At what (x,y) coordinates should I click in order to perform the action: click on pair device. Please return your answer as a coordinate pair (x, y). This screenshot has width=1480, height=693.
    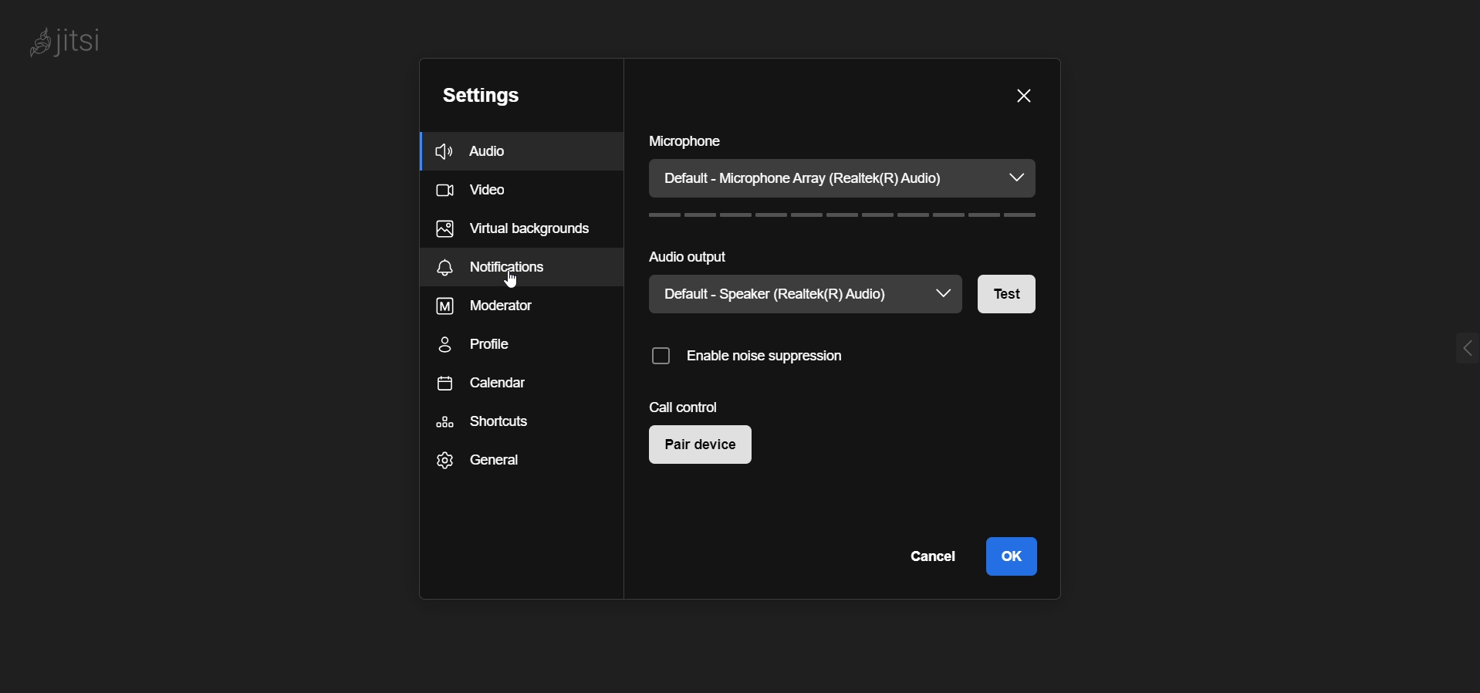
    Looking at the image, I should click on (706, 449).